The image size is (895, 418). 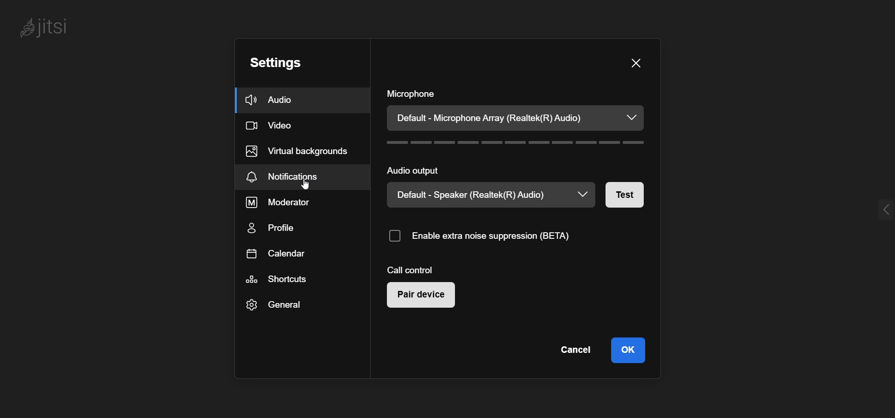 I want to click on audio, so click(x=271, y=99).